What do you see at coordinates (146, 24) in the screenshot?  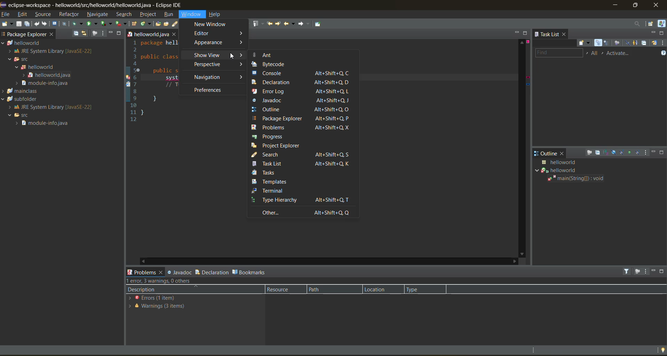 I see `new java class` at bounding box center [146, 24].